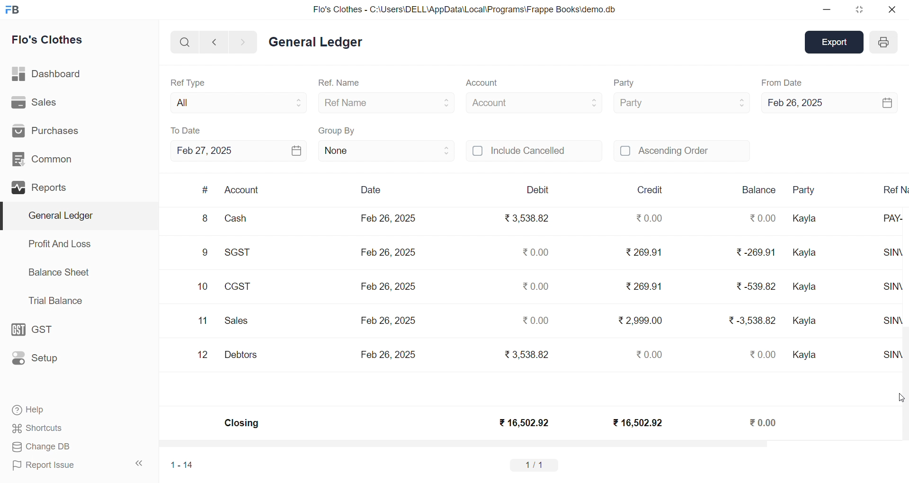 The image size is (909, 483). What do you see at coordinates (752, 324) in the screenshot?
I see `₹ -3,538.82` at bounding box center [752, 324].